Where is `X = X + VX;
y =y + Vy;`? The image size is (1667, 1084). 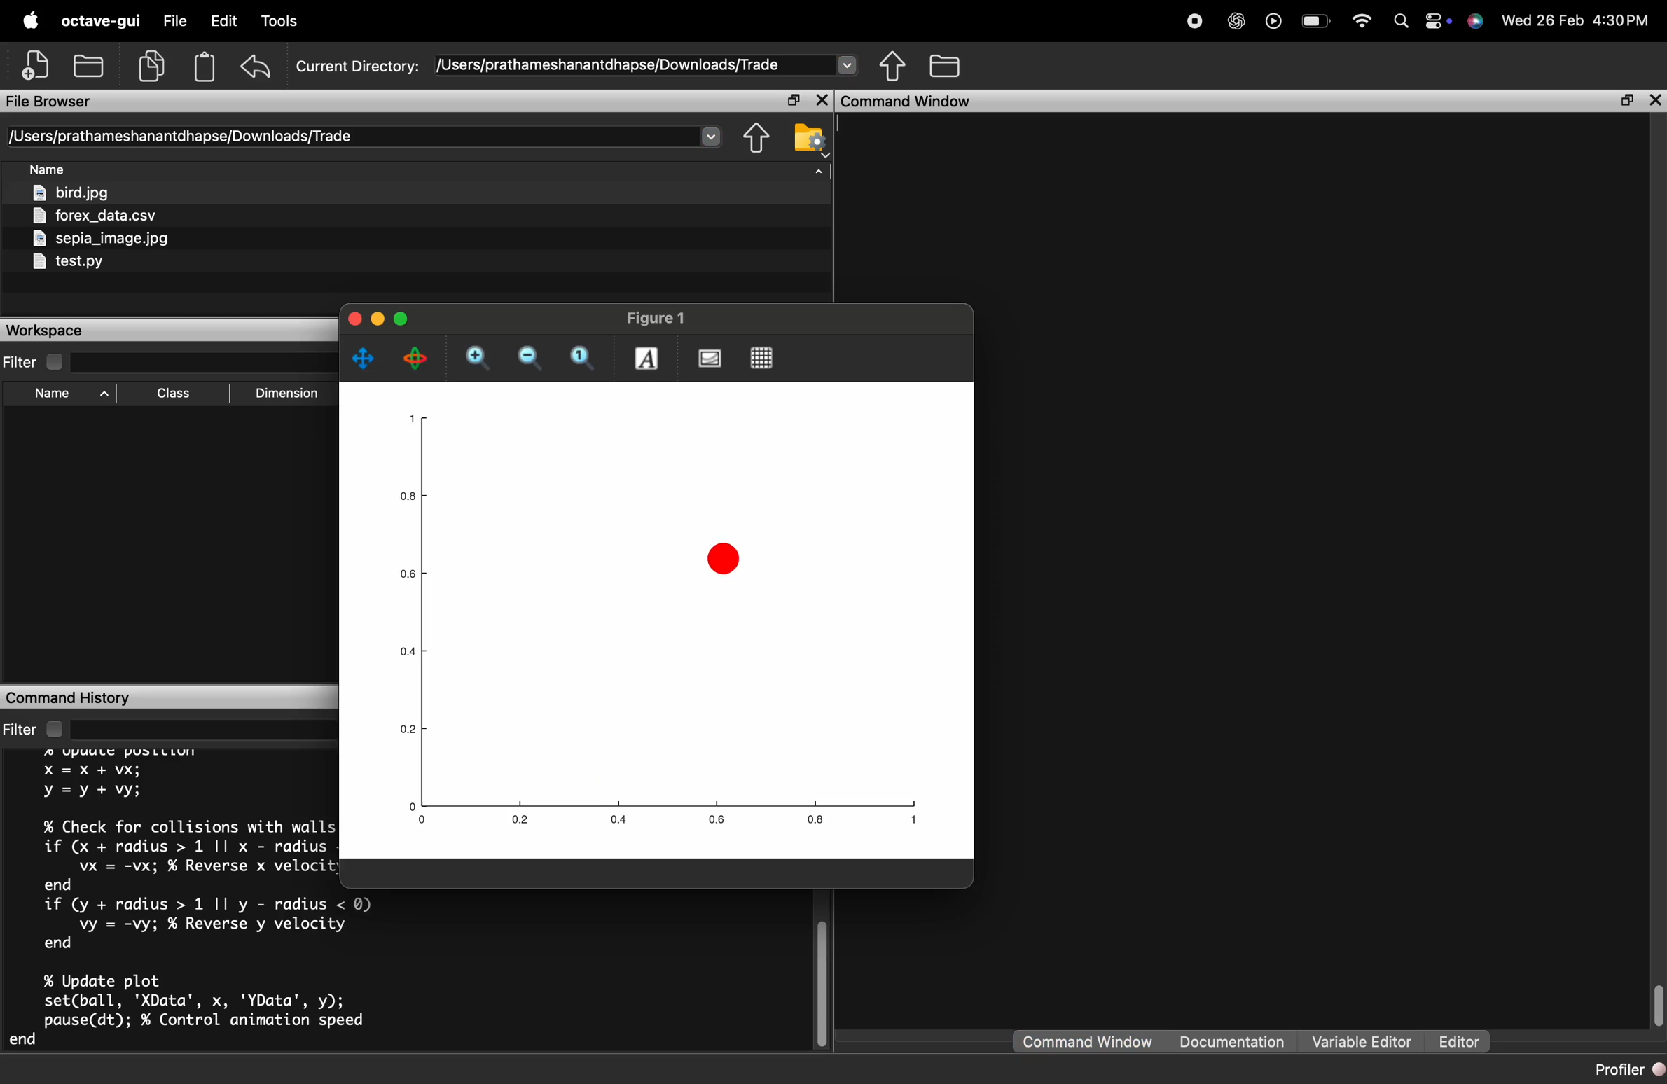
X = X + VX;
y =y + Vy; is located at coordinates (95, 781).